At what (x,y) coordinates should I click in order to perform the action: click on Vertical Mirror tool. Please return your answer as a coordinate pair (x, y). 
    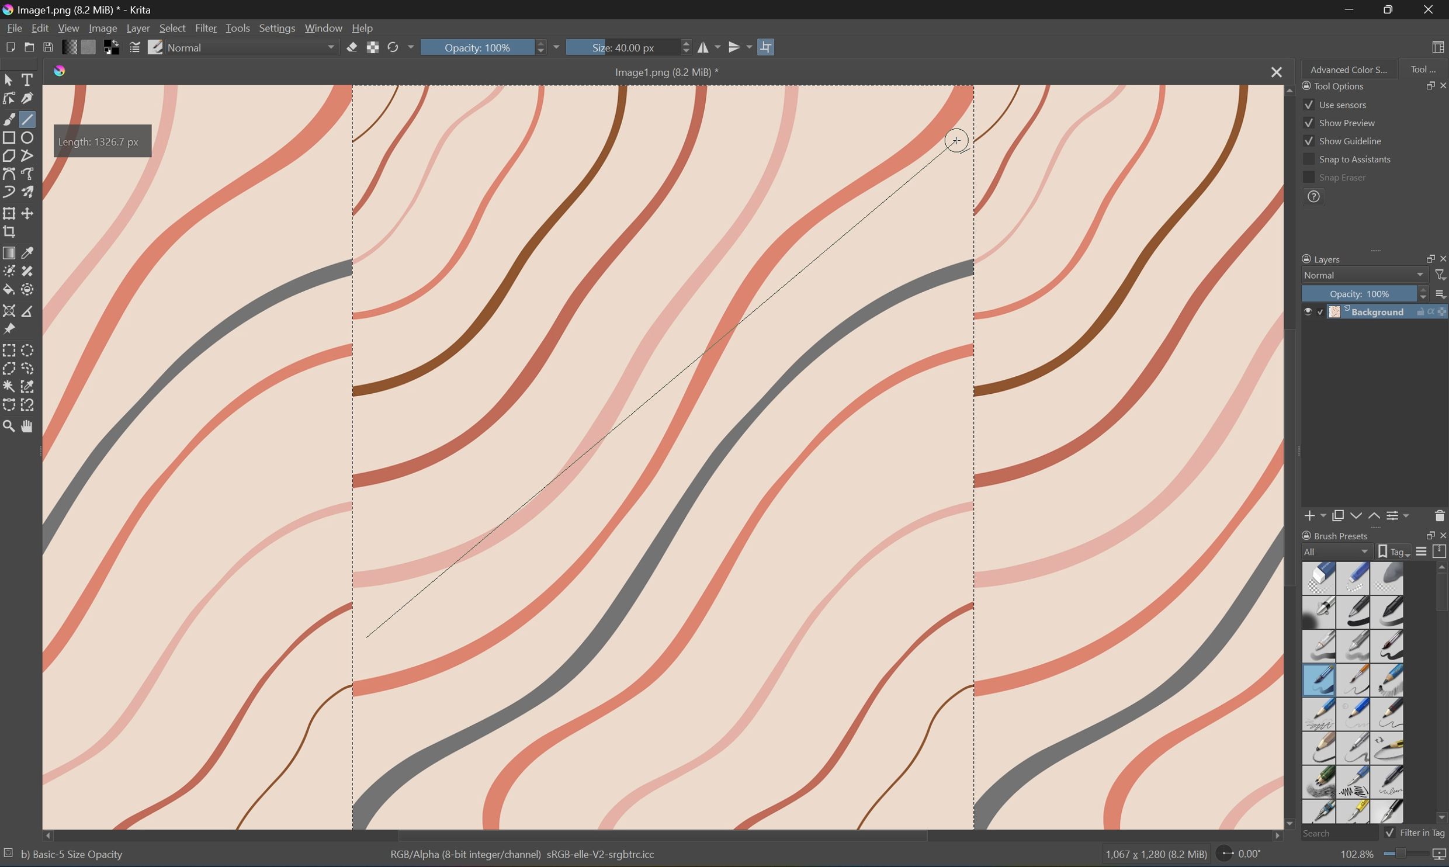
    Looking at the image, I should click on (739, 46).